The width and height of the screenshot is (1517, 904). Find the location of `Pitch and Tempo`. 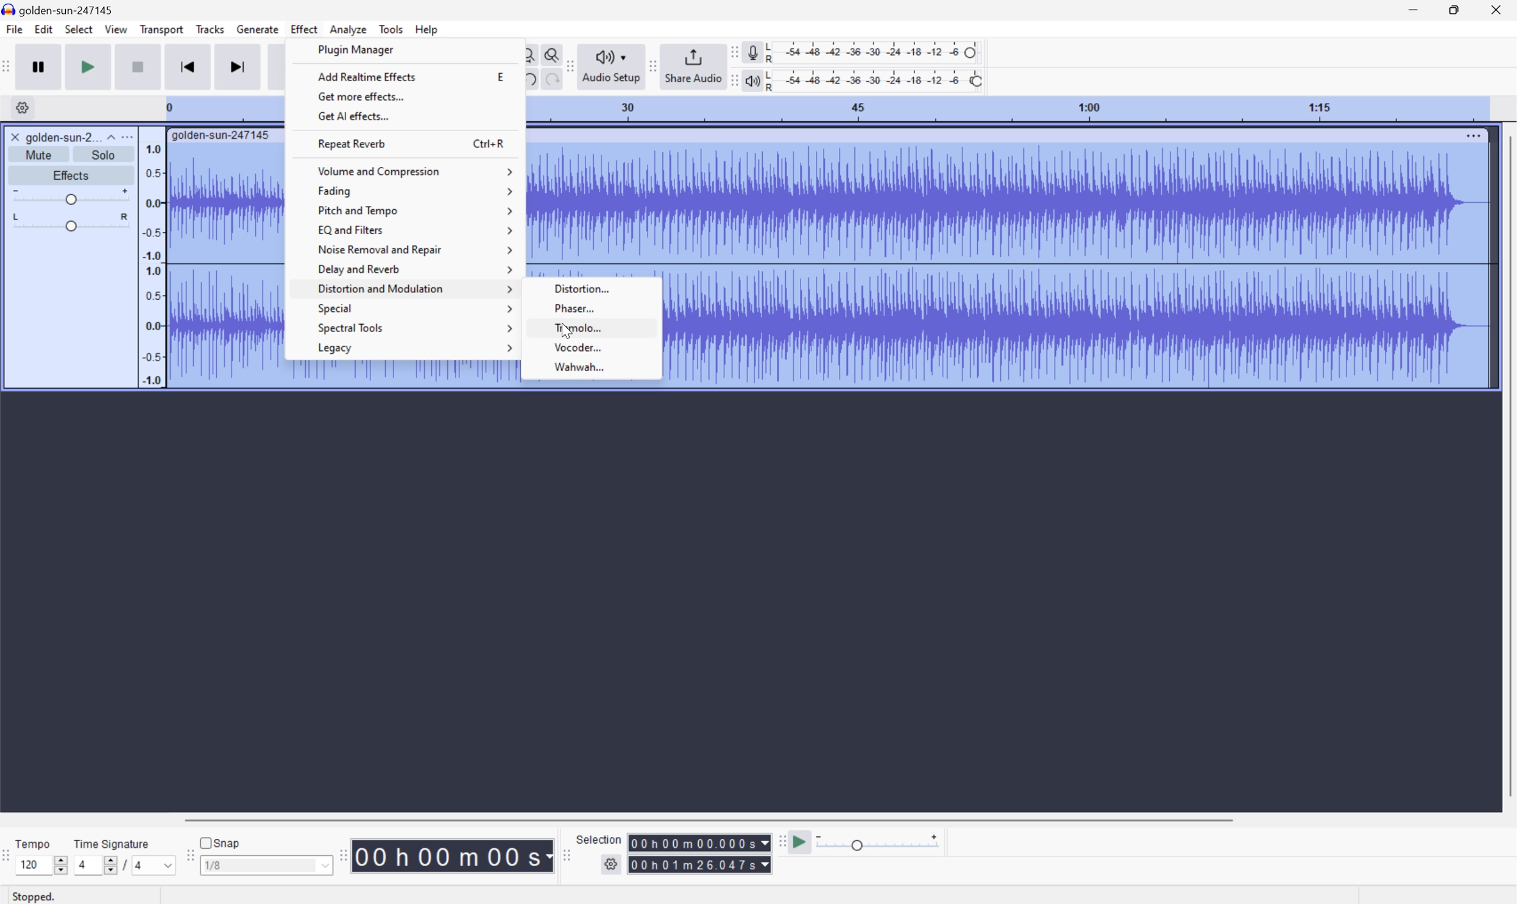

Pitch and Tempo is located at coordinates (412, 212).